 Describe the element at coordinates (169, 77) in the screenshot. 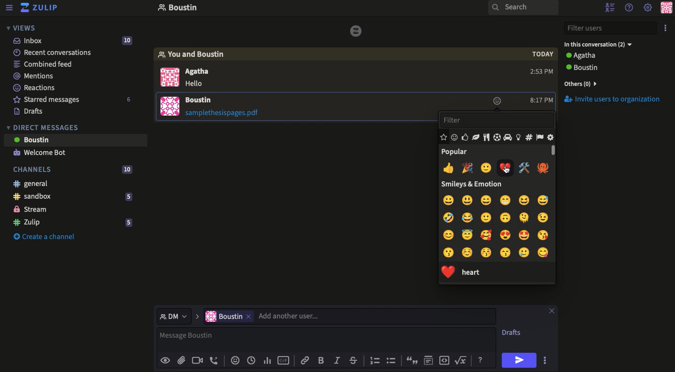

I see `display picture` at that location.